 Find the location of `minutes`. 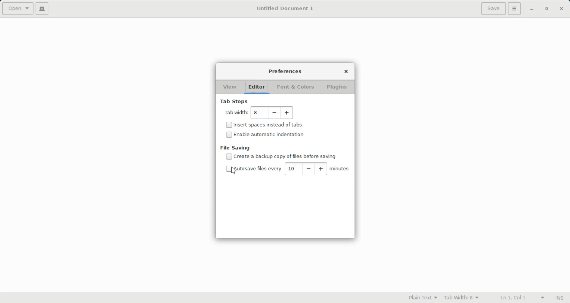

minutes is located at coordinates (340, 169).